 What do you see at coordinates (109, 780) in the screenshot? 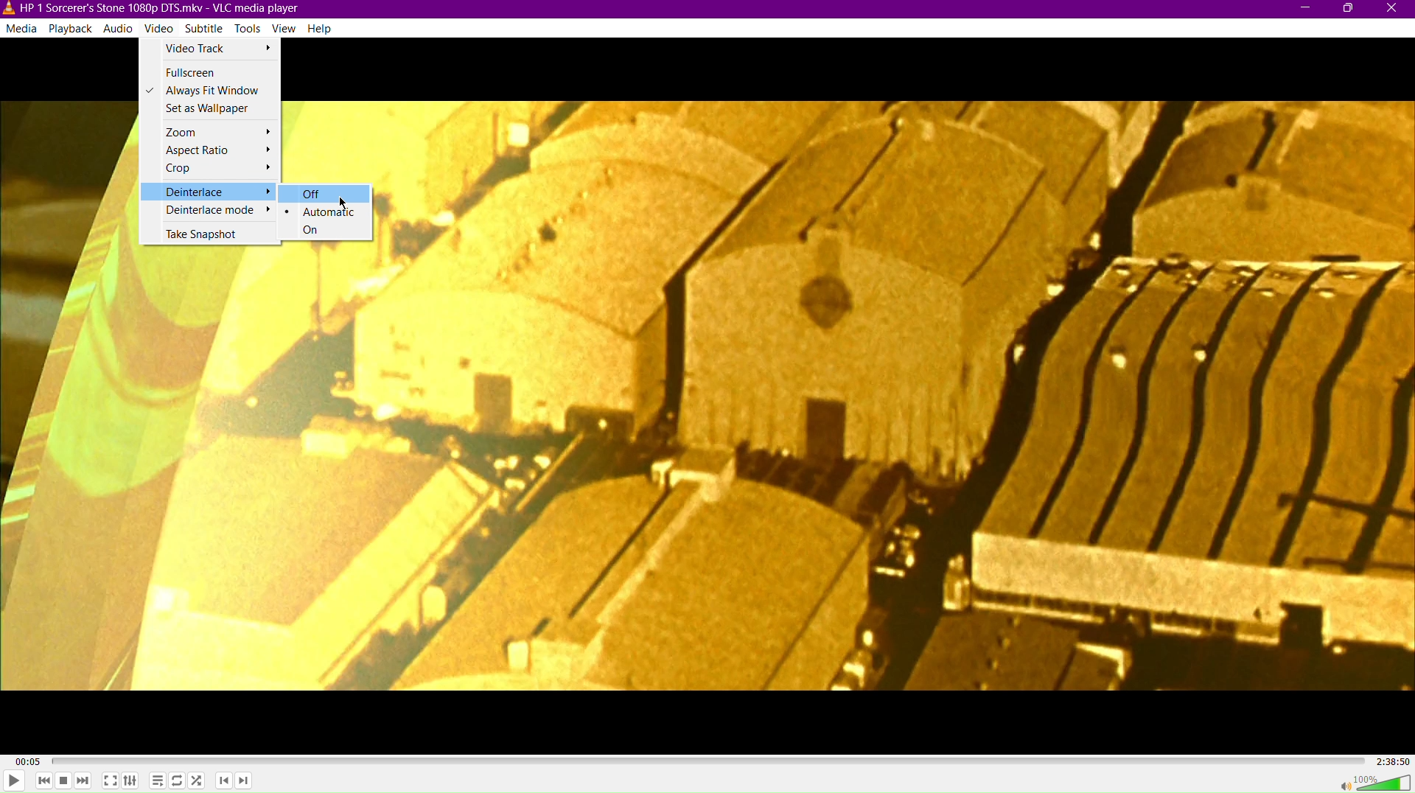
I see `Fullscreen` at bounding box center [109, 780].